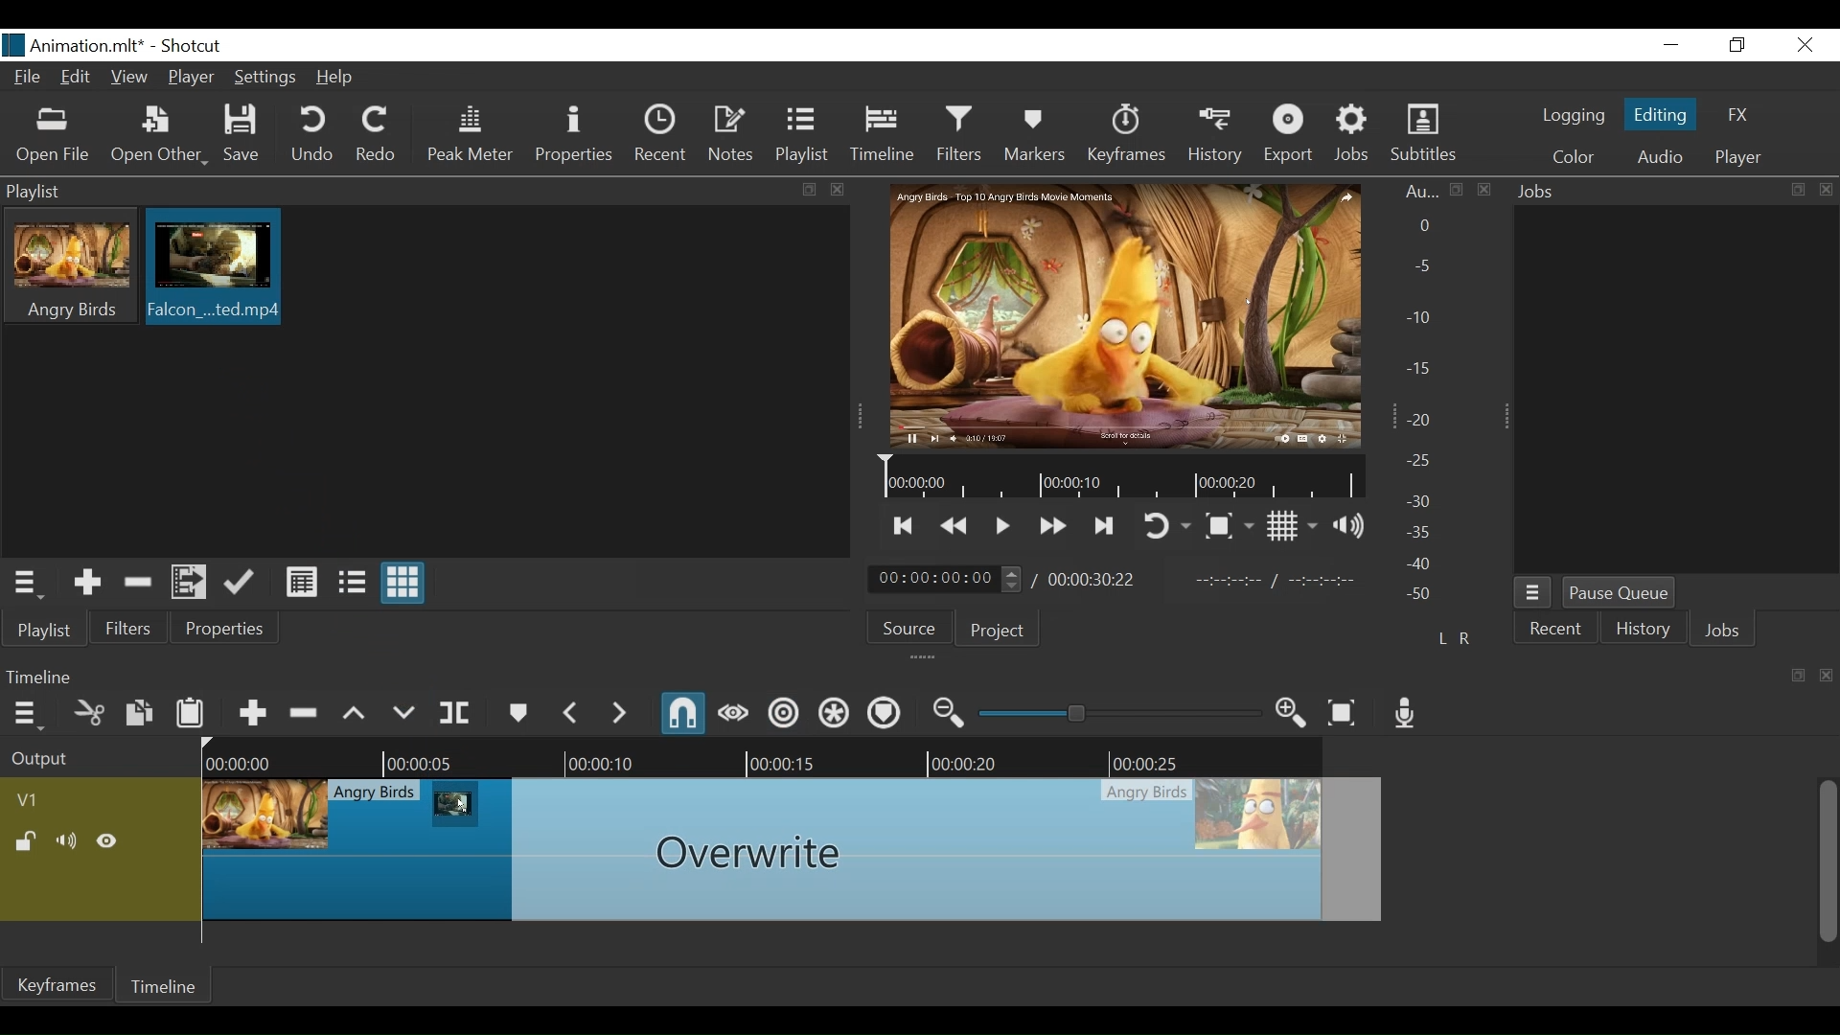  What do you see at coordinates (576, 137) in the screenshot?
I see `Properties` at bounding box center [576, 137].